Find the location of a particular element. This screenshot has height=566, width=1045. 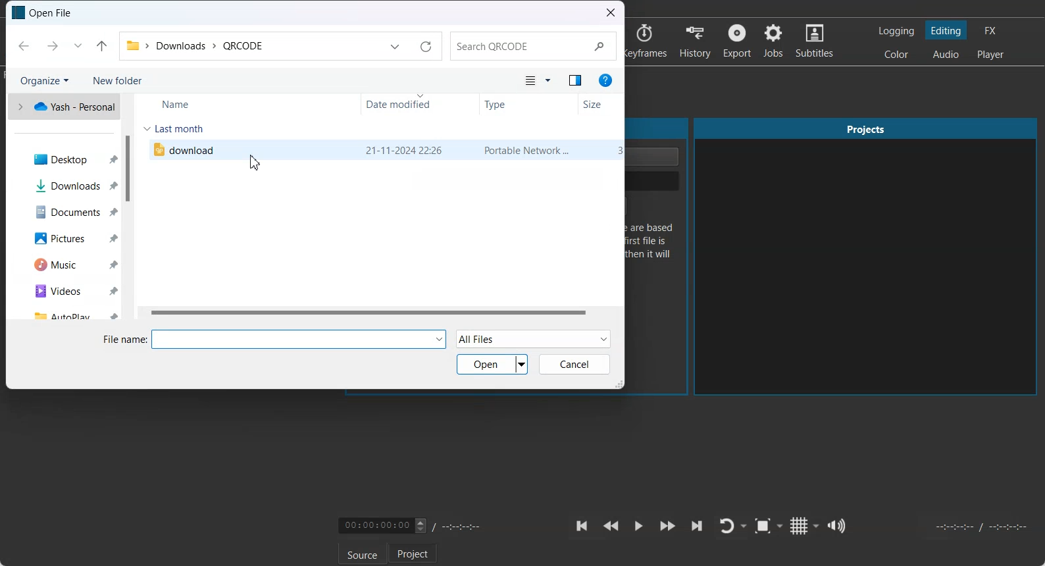

Previous Locations is located at coordinates (394, 47).